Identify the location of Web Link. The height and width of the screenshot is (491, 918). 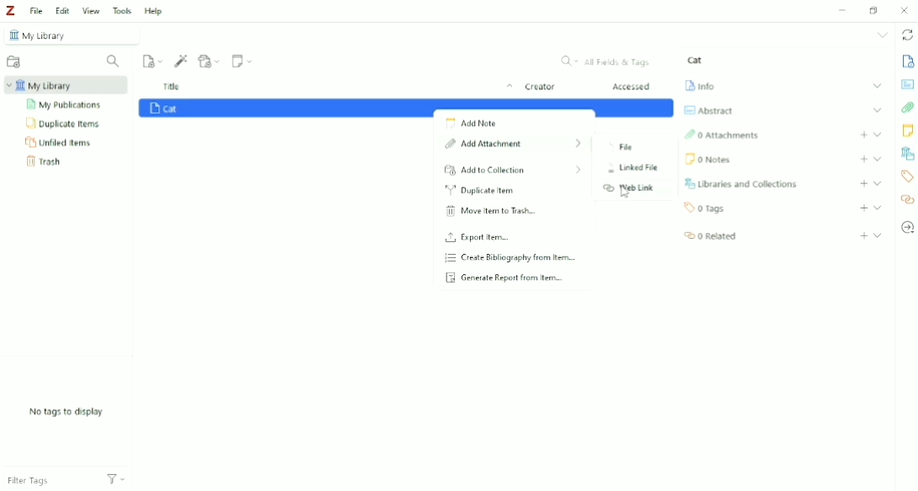
(629, 188).